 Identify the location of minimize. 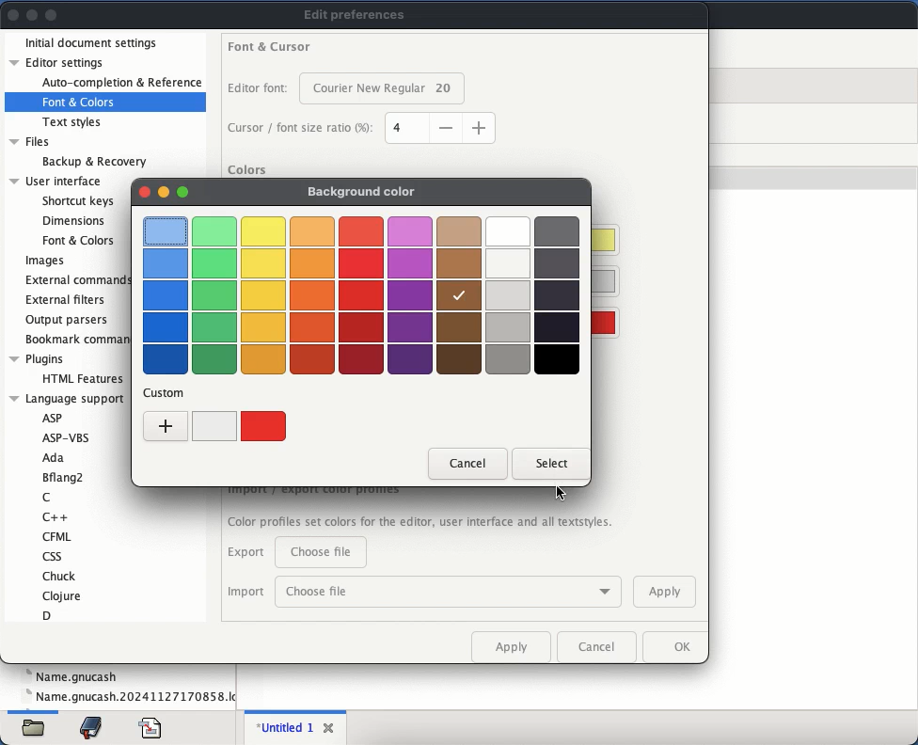
(32, 14).